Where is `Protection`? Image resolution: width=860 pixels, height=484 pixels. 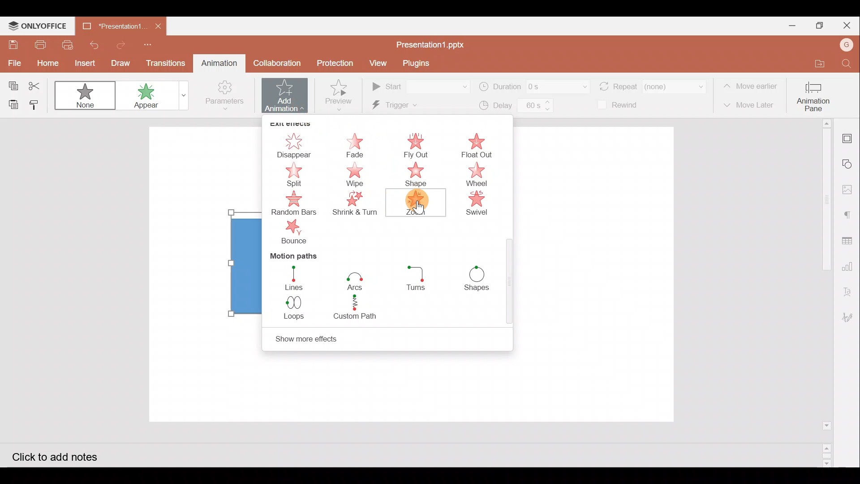 Protection is located at coordinates (336, 64).